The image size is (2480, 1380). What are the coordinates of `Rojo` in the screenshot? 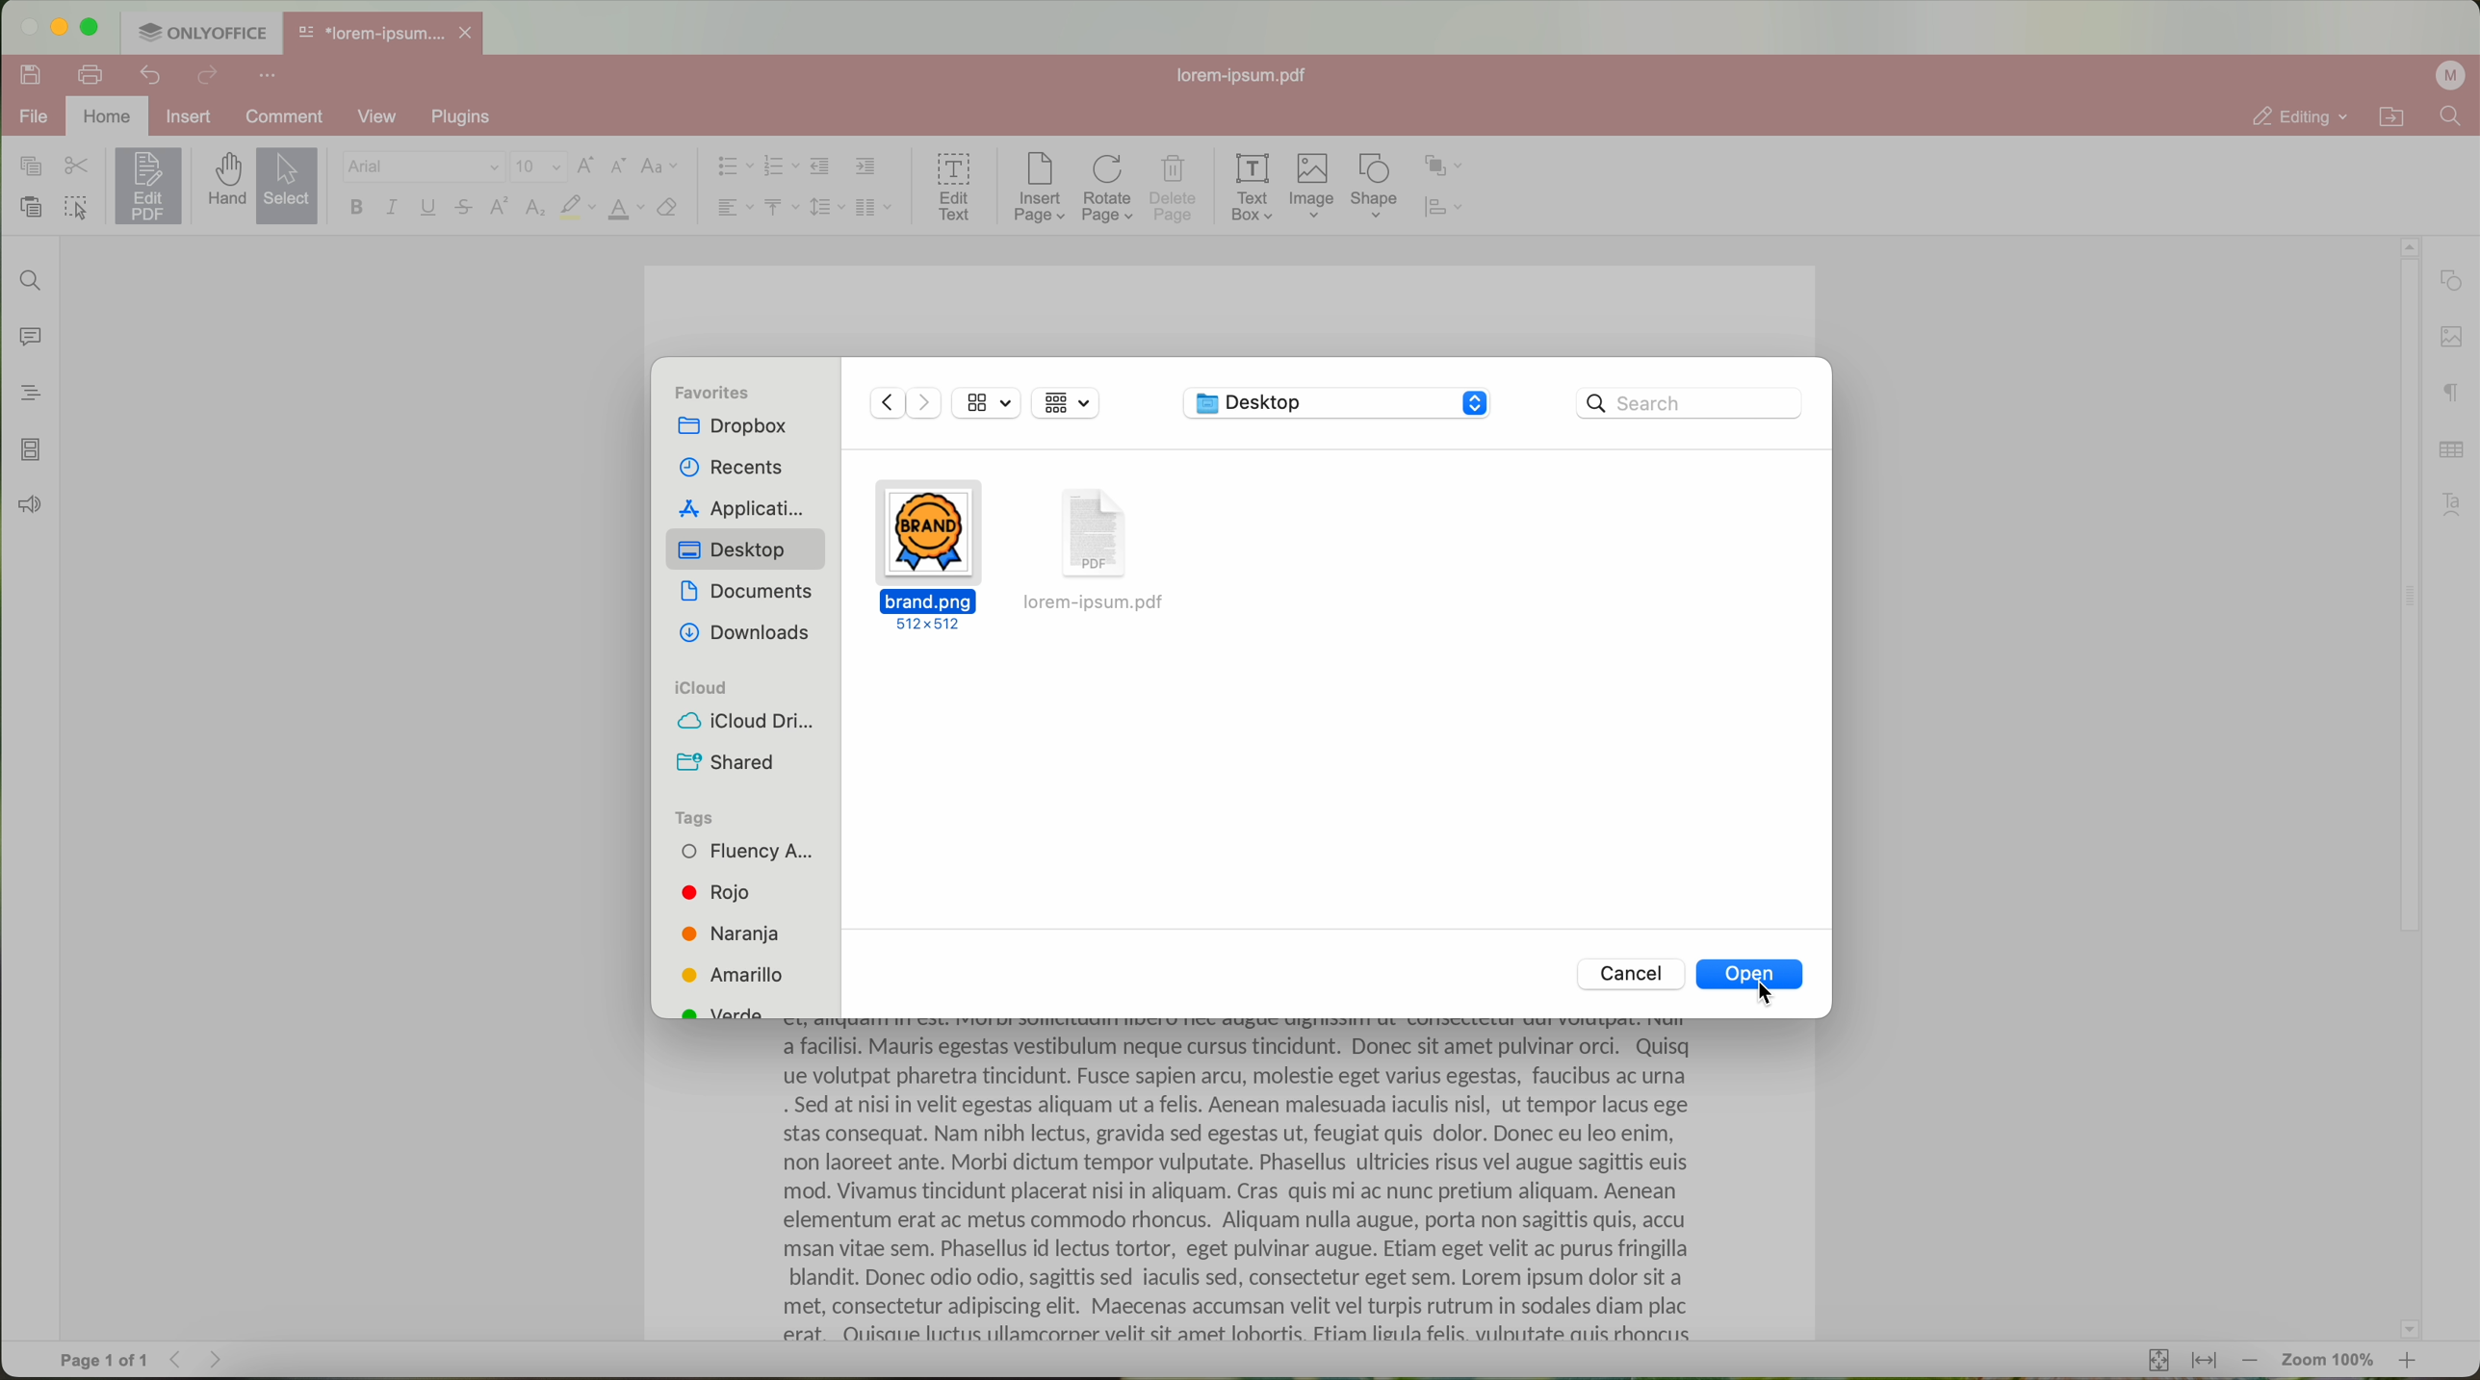 It's located at (715, 893).